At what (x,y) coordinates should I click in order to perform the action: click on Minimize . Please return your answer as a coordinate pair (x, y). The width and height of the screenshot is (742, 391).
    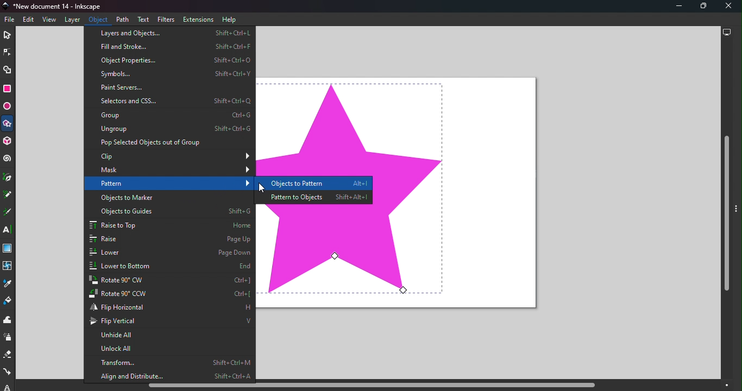
    Looking at the image, I should click on (674, 7).